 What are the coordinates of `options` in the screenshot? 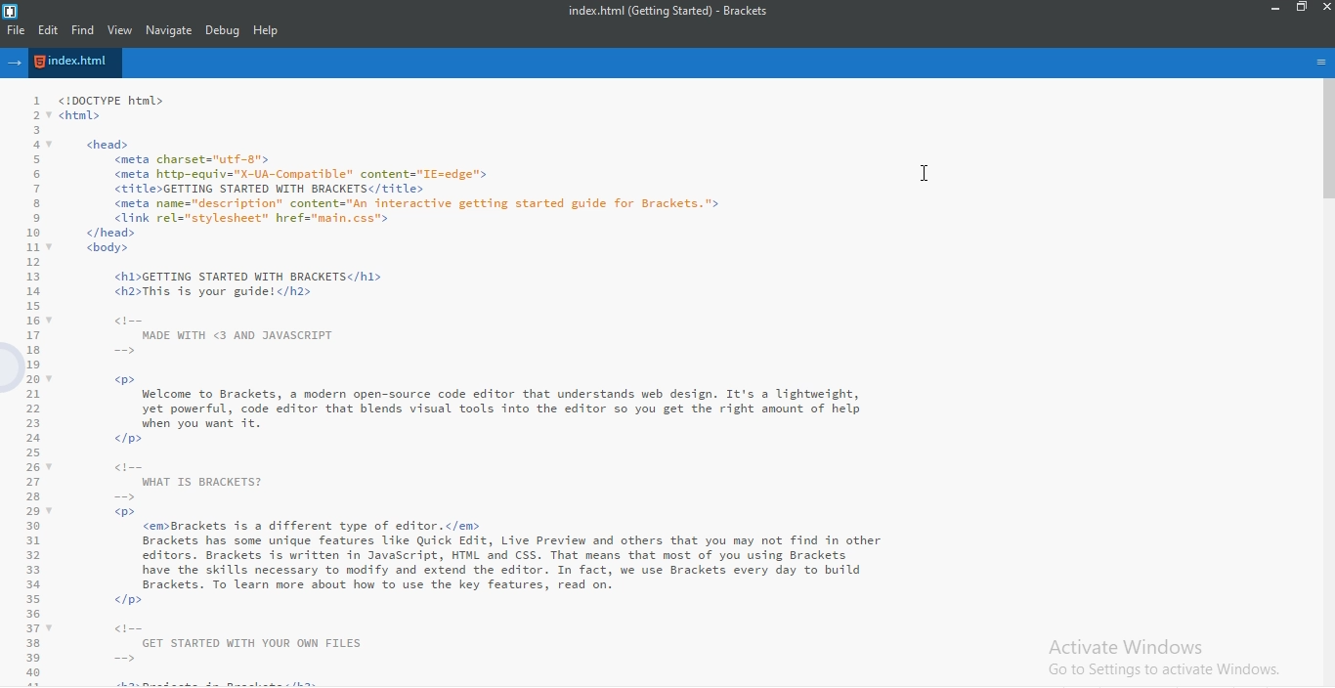 It's located at (1321, 63).